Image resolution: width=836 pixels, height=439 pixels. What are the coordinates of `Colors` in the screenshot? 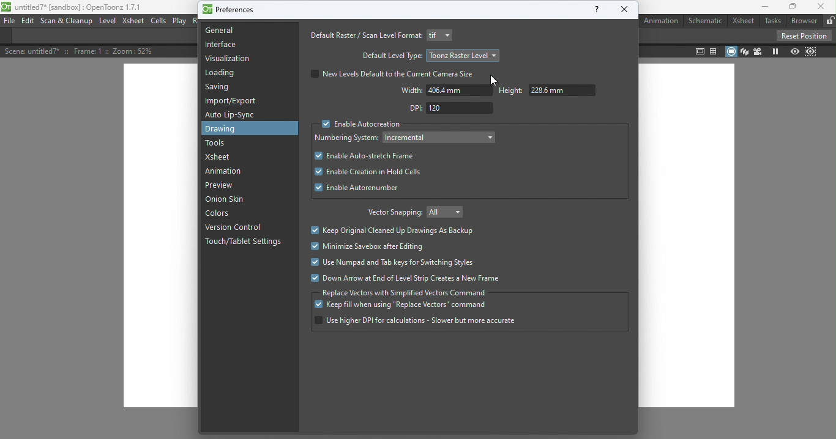 It's located at (222, 215).